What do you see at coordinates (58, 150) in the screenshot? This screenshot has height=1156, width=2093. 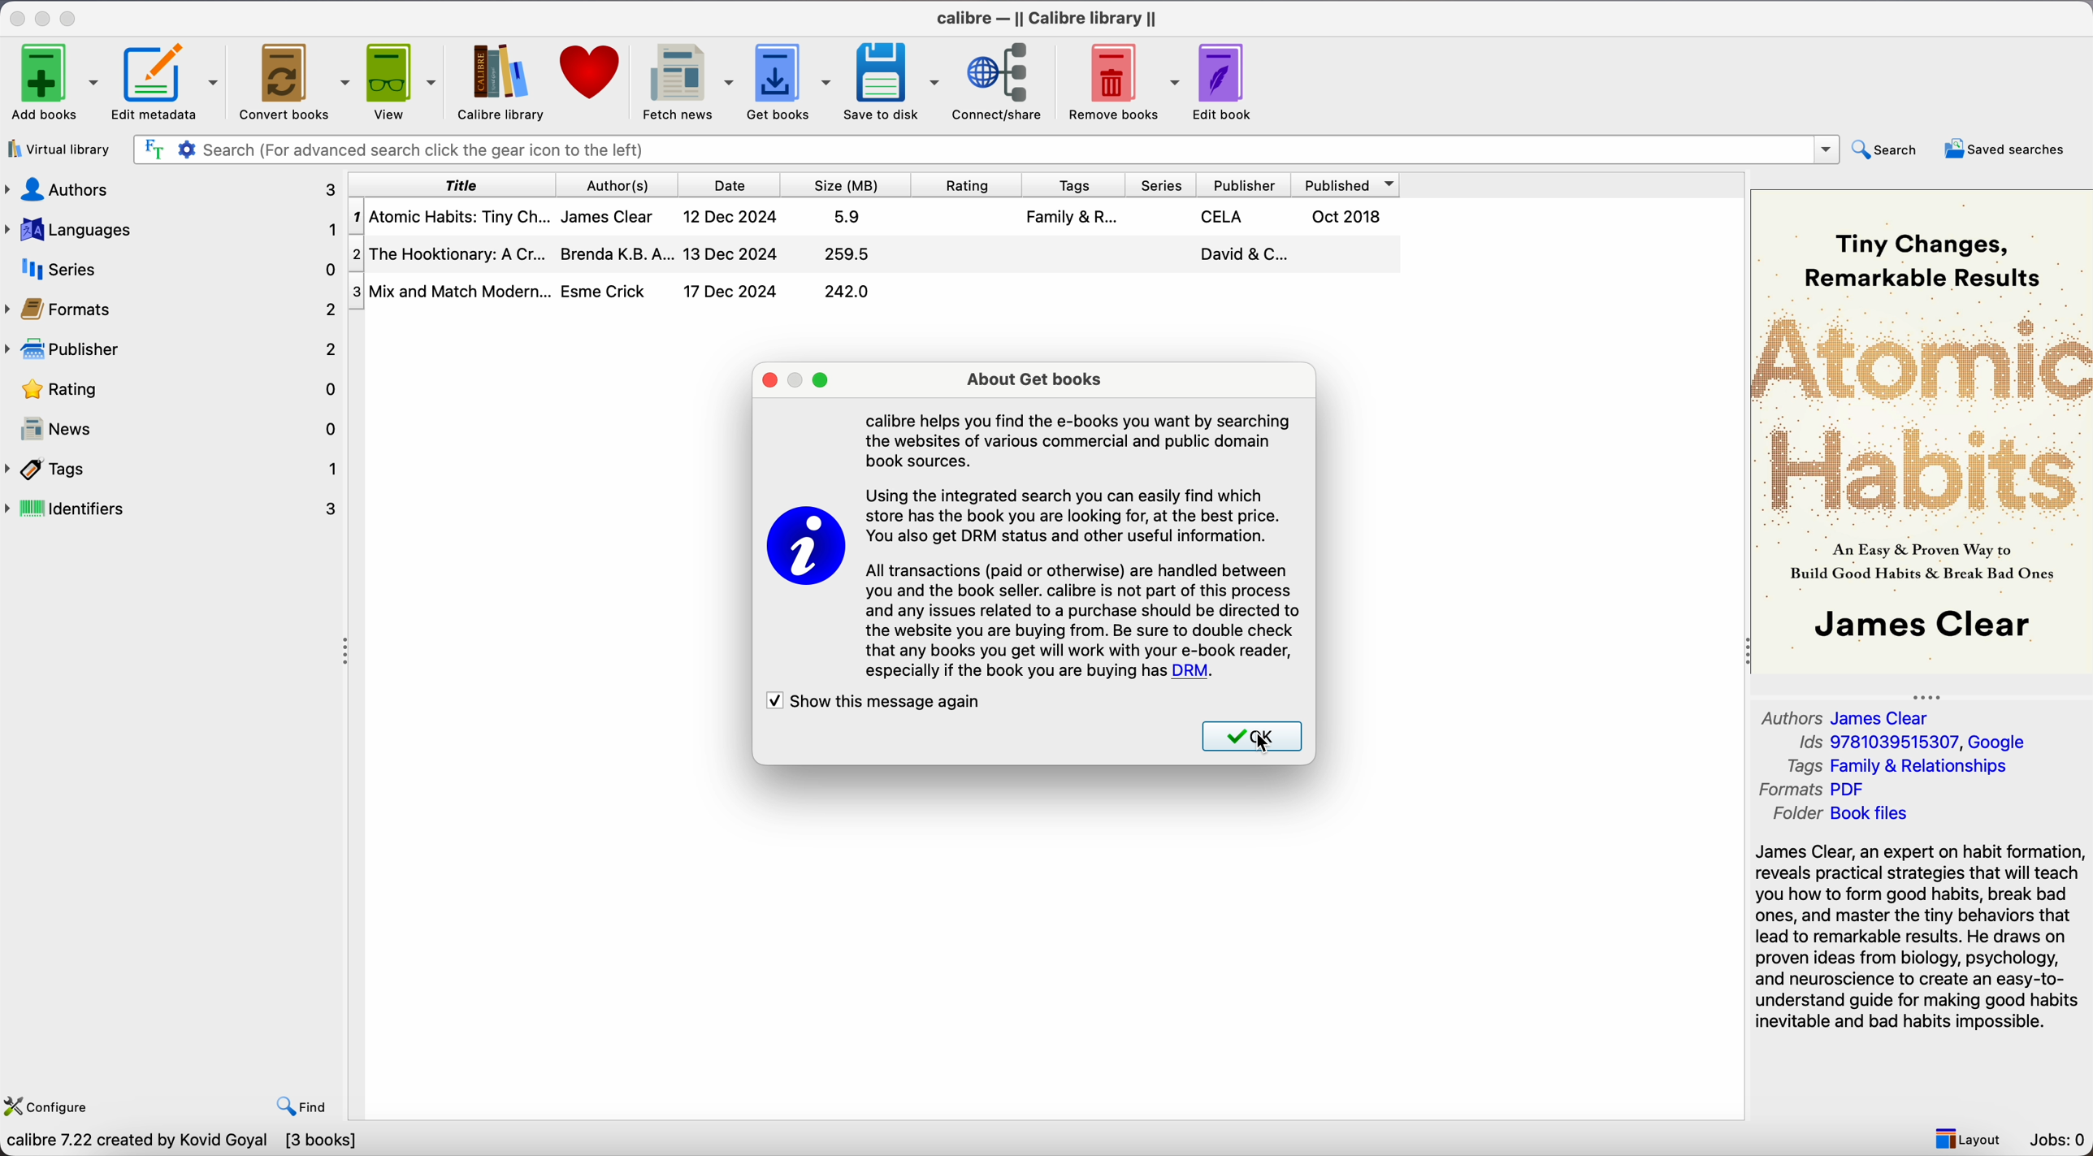 I see `virtual library` at bounding box center [58, 150].